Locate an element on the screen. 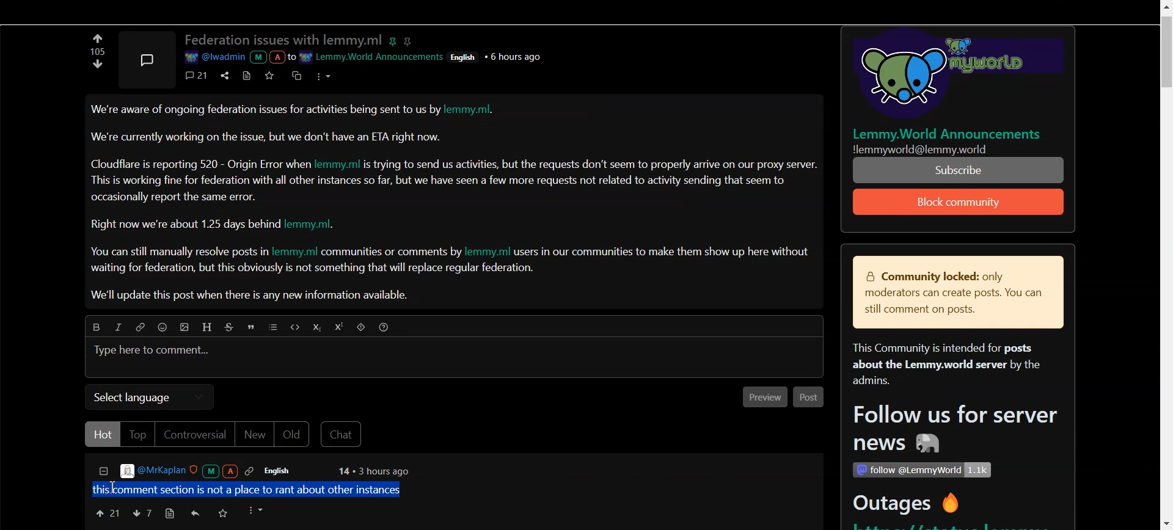 The height and width of the screenshot is (530, 1173). Right now we're about 1.25 days behind is located at coordinates (186, 225).